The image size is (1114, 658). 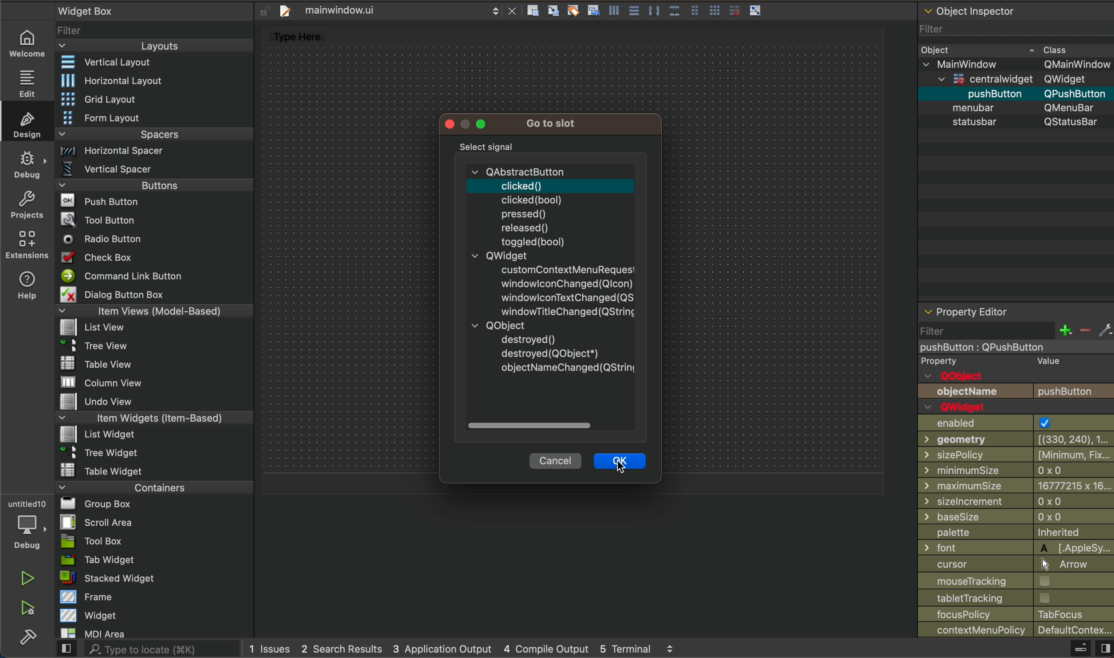 What do you see at coordinates (151, 168) in the screenshot?
I see `Vertical spacer` at bounding box center [151, 168].